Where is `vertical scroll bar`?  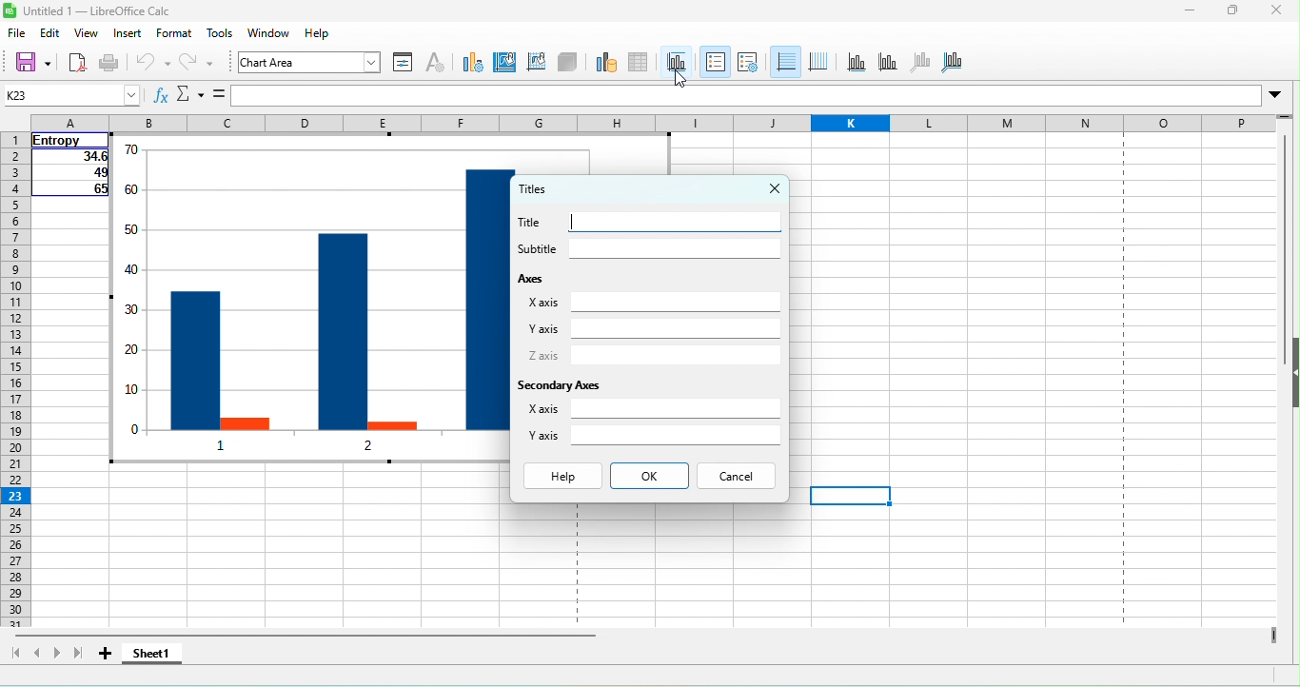
vertical scroll bar is located at coordinates (1284, 253).